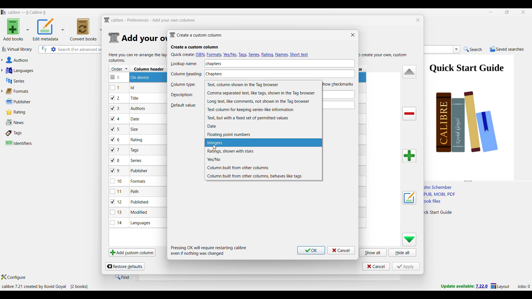 The height and width of the screenshot is (299, 532). What do you see at coordinates (25, 102) in the screenshot?
I see `Publisher` at bounding box center [25, 102].